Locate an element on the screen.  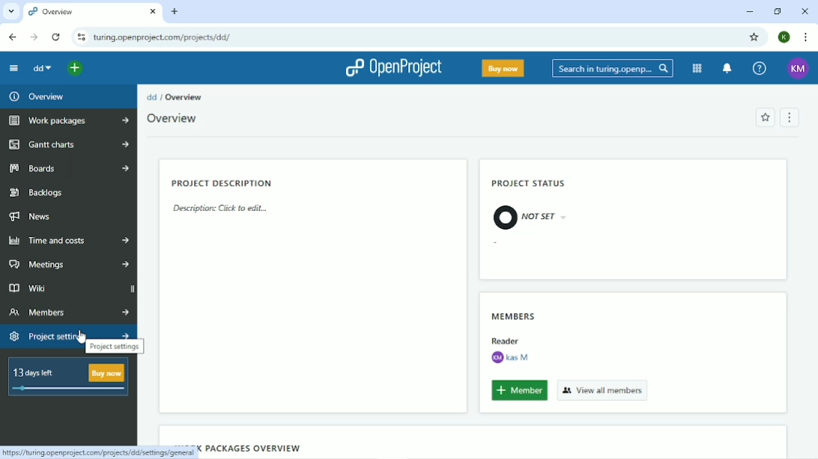
dd is located at coordinates (41, 68).